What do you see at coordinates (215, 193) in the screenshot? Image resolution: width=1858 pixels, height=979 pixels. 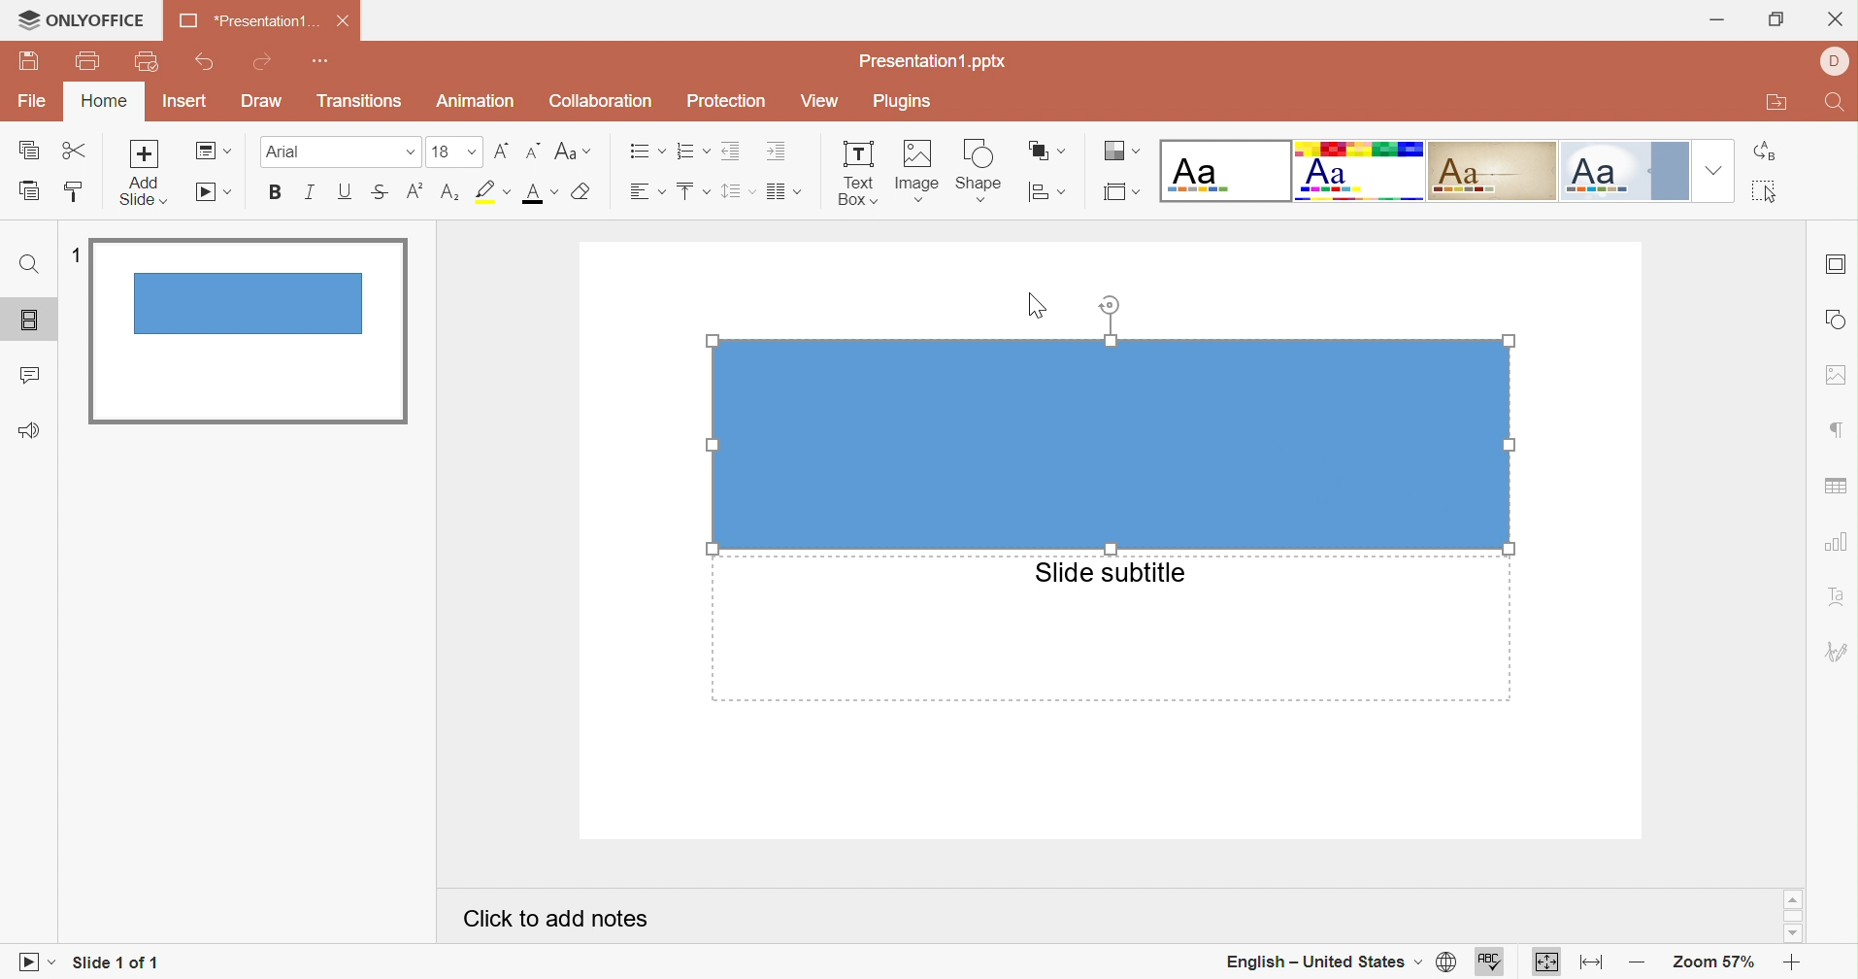 I see `Start slideshow` at bounding box center [215, 193].